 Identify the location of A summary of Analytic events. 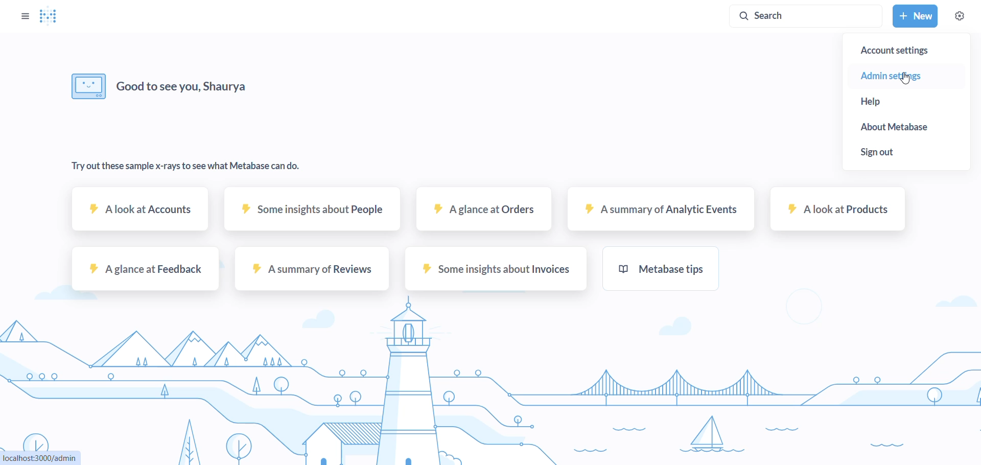
(665, 214).